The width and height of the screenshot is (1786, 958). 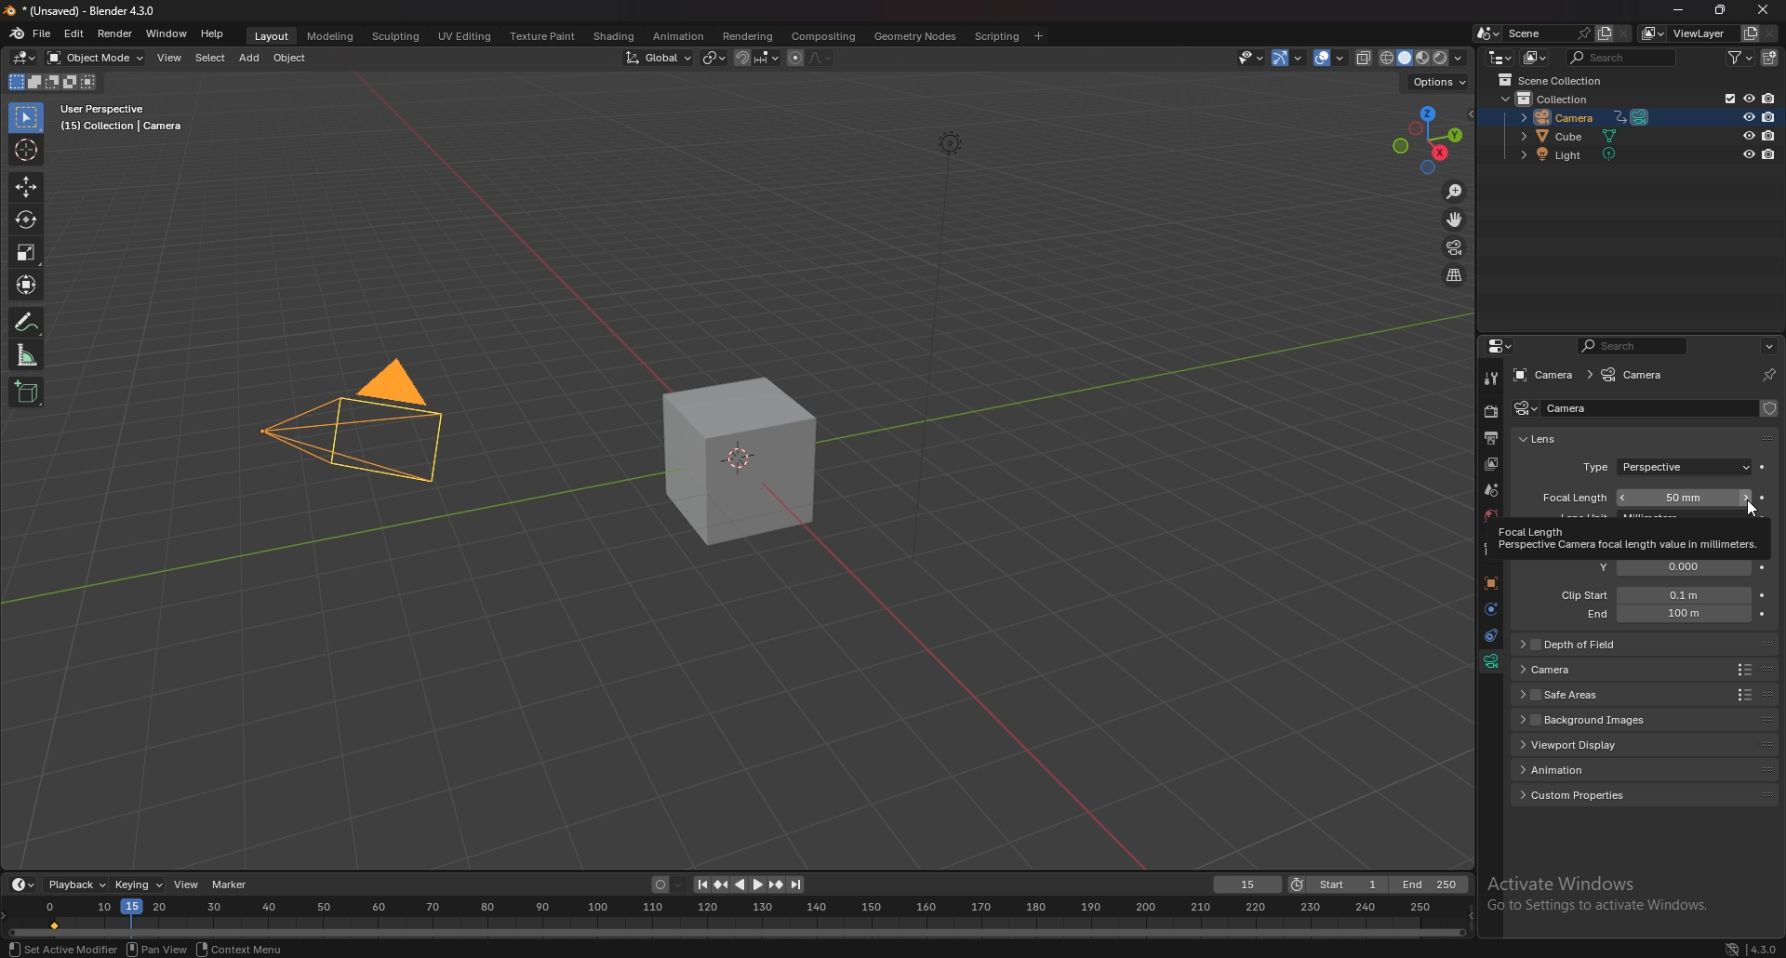 What do you see at coordinates (1455, 246) in the screenshot?
I see `camera view` at bounding box center [1455, 246].